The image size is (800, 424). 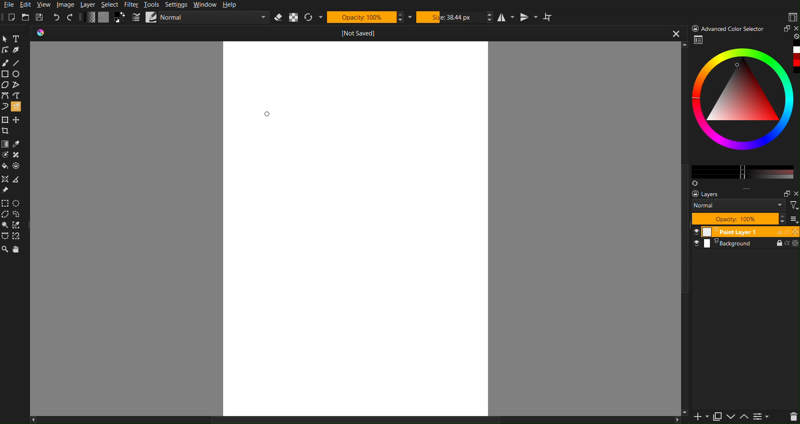 I want to click on Cursor, so click(x=266, y=114).